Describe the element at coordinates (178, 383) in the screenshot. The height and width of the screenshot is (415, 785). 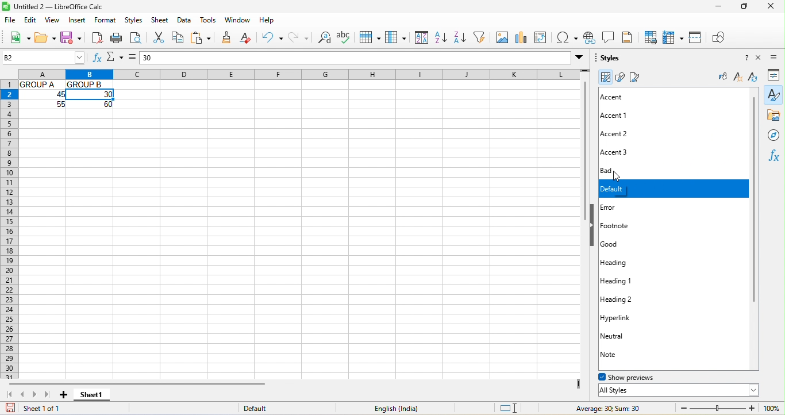
I see `horizontal scroll bar` at that location.